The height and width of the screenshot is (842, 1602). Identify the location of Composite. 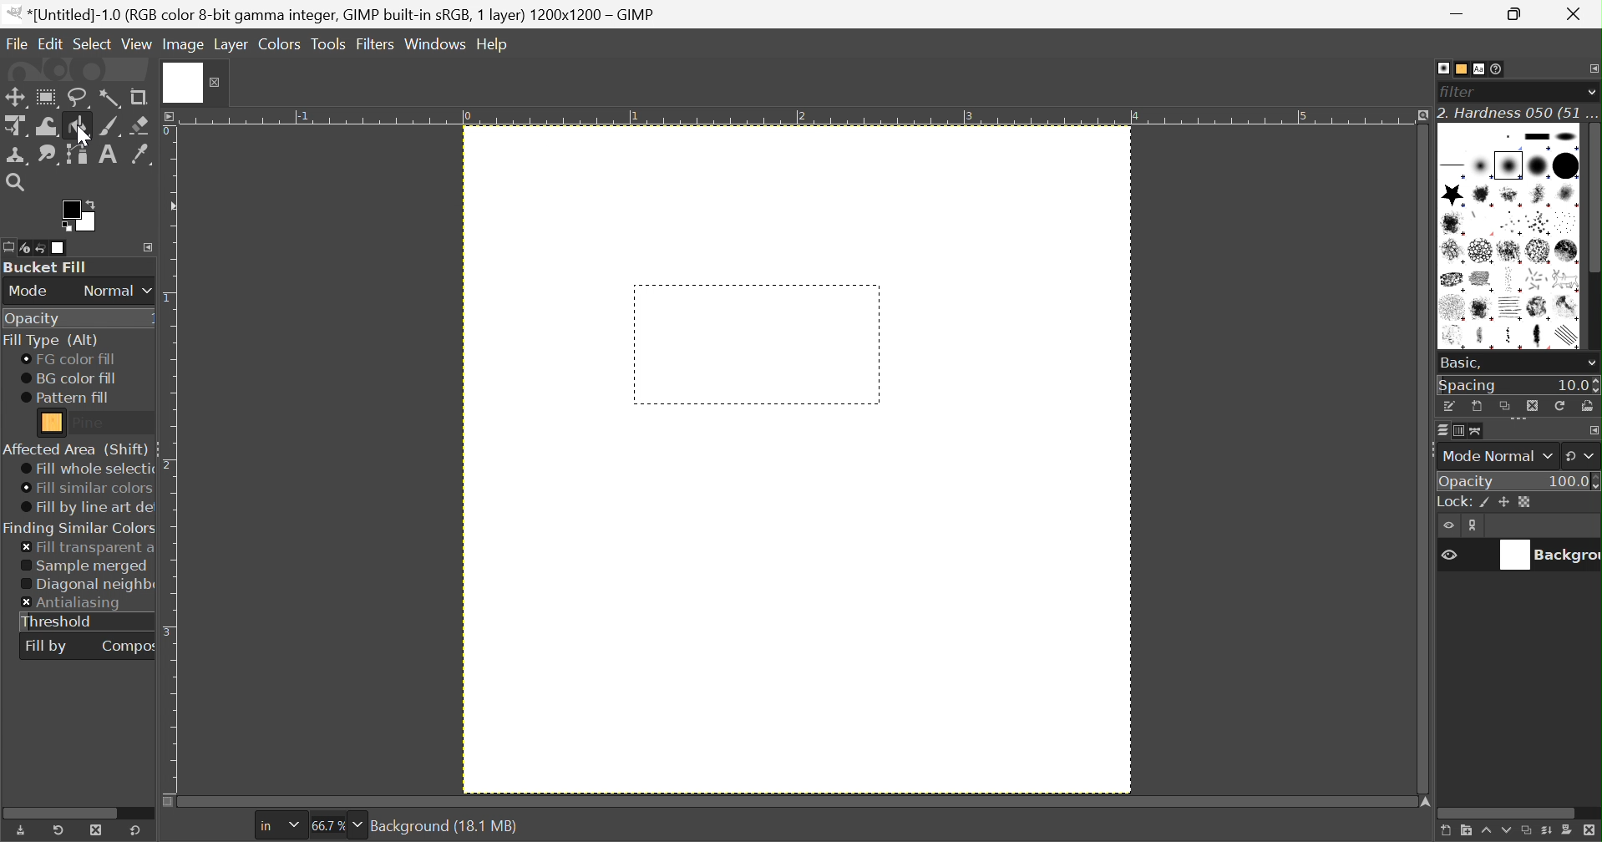
(129, 645).